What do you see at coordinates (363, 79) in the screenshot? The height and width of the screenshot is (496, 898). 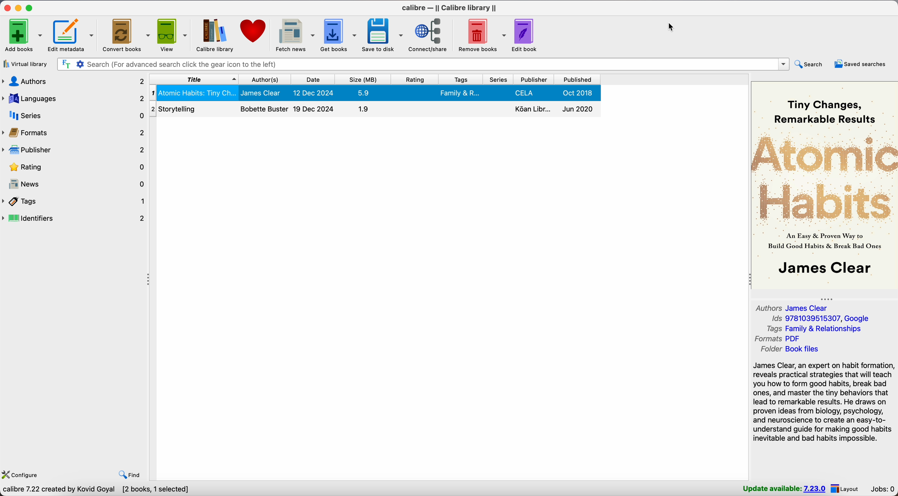 I see `size` at bounding box center [363, 79].